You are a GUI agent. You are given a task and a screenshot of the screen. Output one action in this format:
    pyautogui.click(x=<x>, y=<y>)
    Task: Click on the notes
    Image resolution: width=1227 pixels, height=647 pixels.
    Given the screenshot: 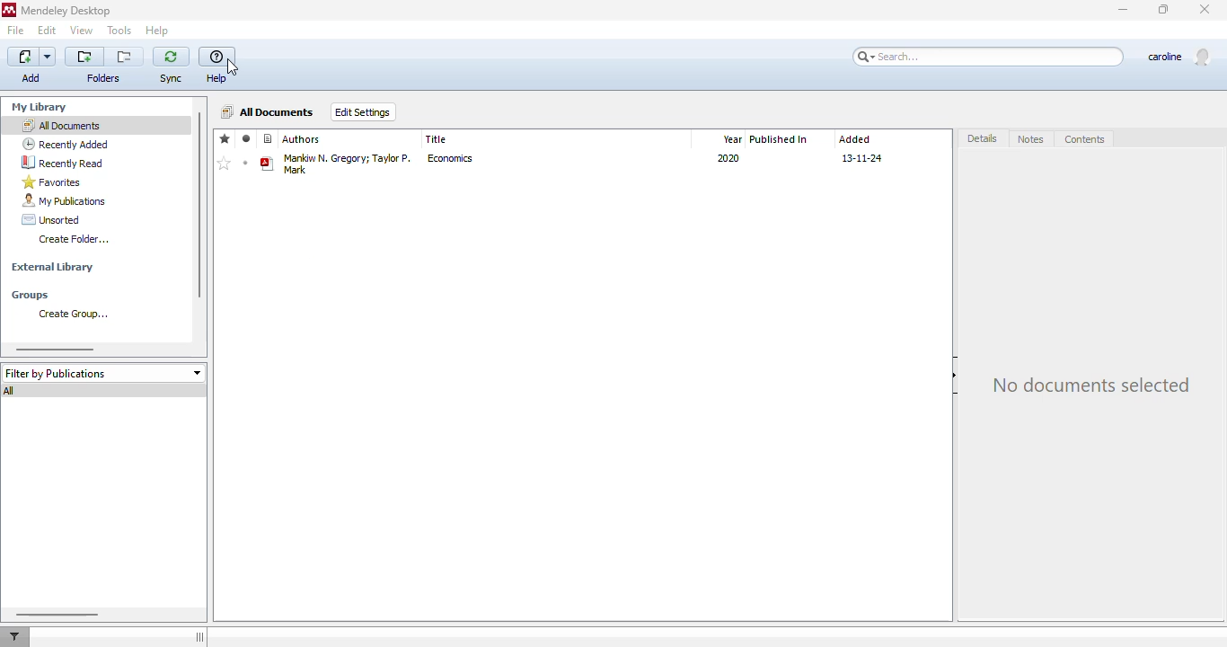 What is the action you would take?
    pyautogui.click(x=1029, y=138)
    